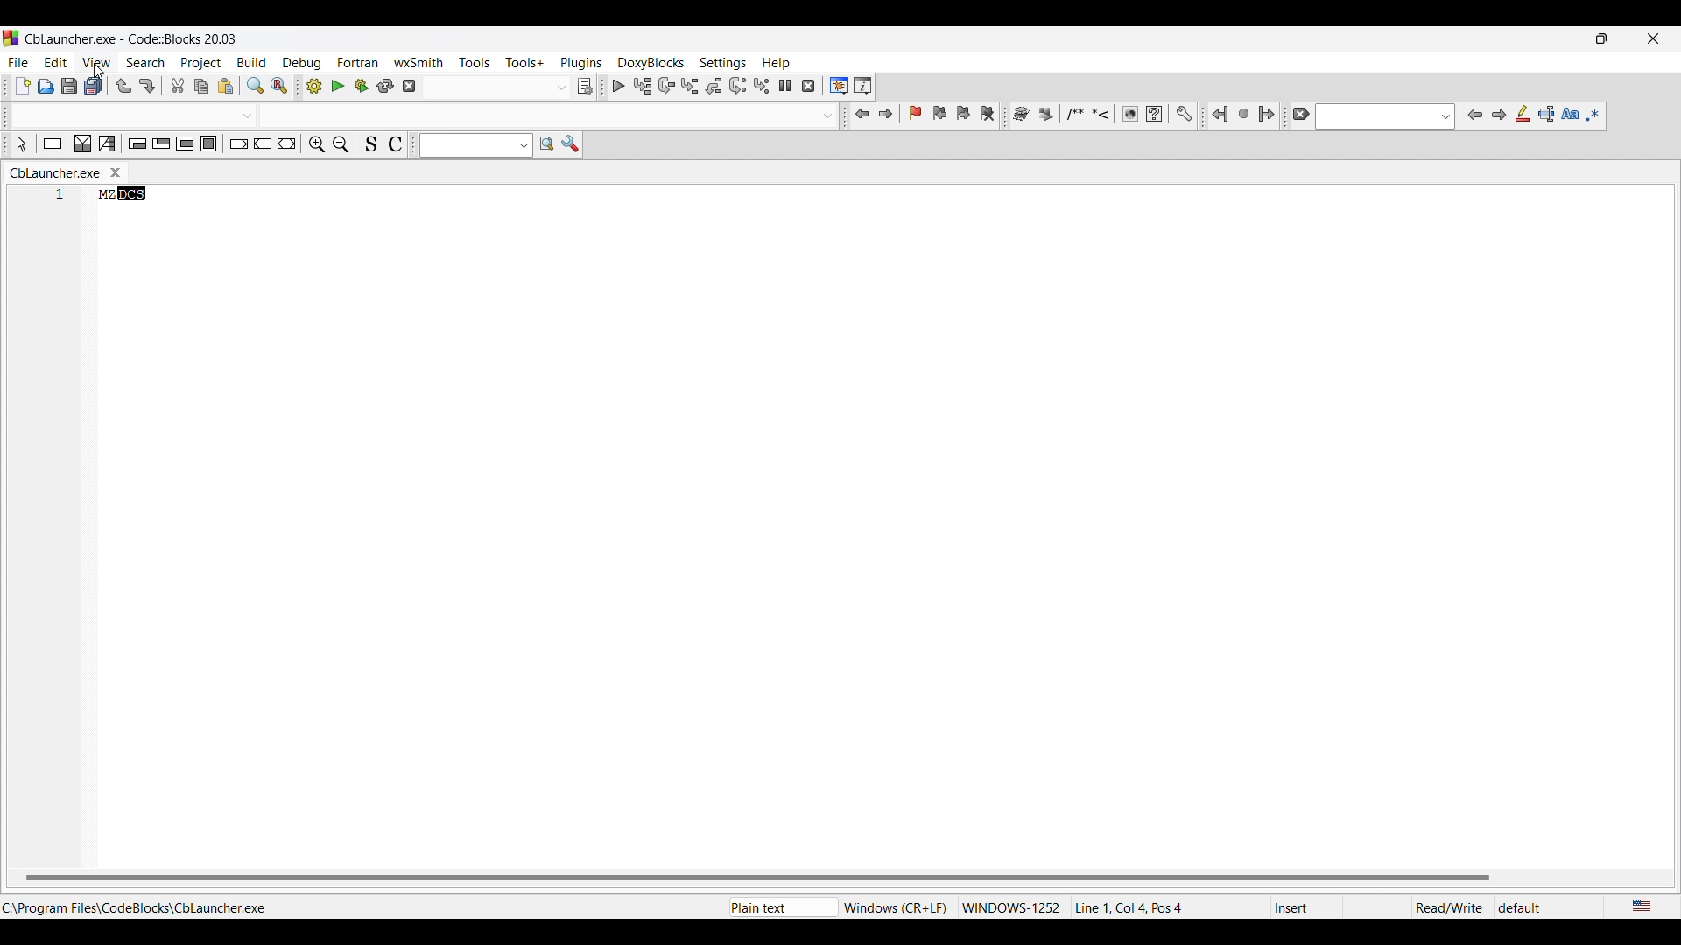  Describe the element at coordinates (1244, 114) in the screenshot. I see `Last jump` at that location.